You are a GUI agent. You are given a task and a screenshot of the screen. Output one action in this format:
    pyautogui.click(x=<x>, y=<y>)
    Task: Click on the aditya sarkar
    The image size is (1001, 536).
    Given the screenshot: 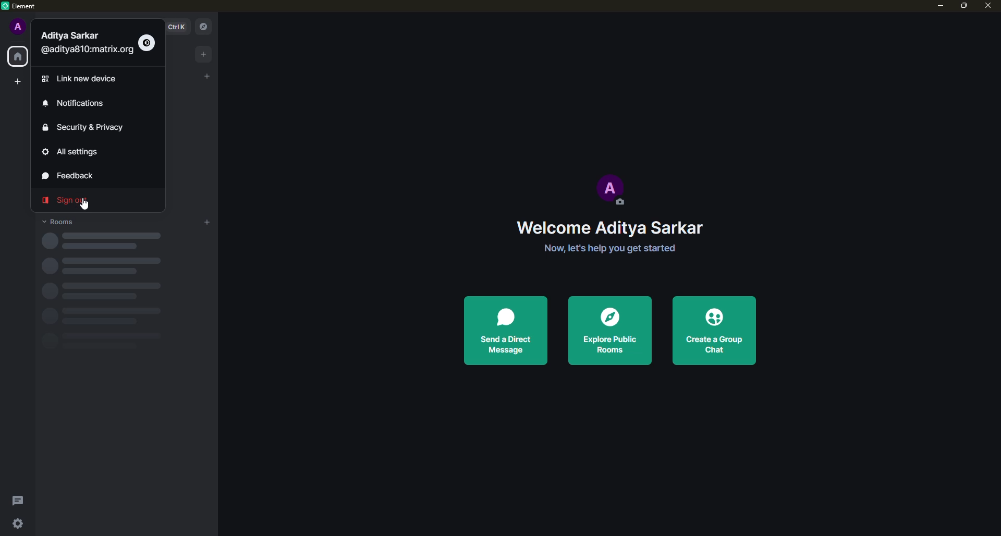 What is the action you would take?
    pyautogui.click(x=88, y=46)
    